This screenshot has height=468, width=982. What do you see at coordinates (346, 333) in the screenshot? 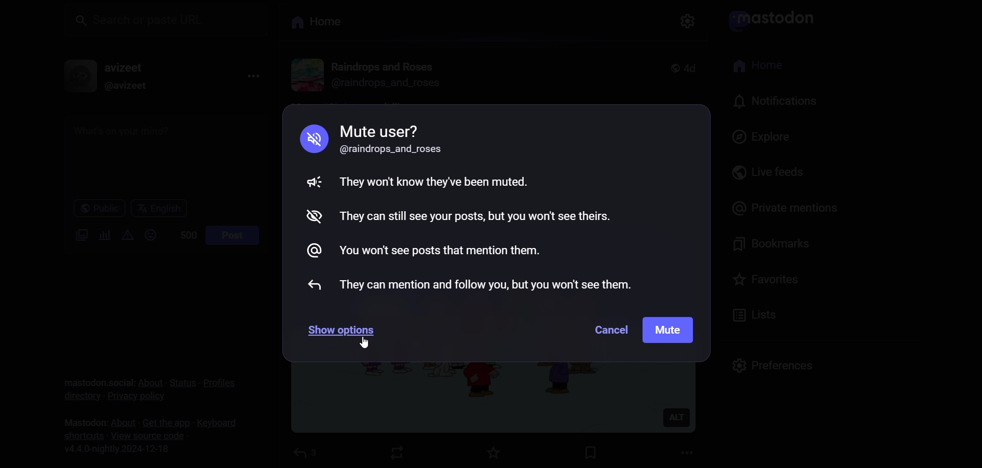
I see `show options` at bounding box center [346, 333].